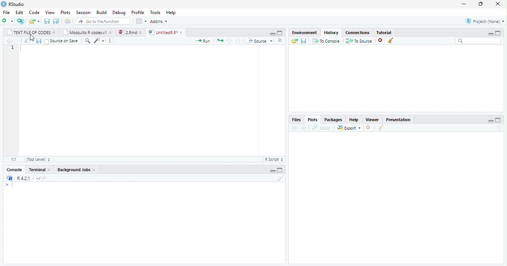 This screenshot has height=266, width=507. Describe the element at coordinates (326, 41) in the screenshot. I see `to console : send the selected commands to the R console` at that location.